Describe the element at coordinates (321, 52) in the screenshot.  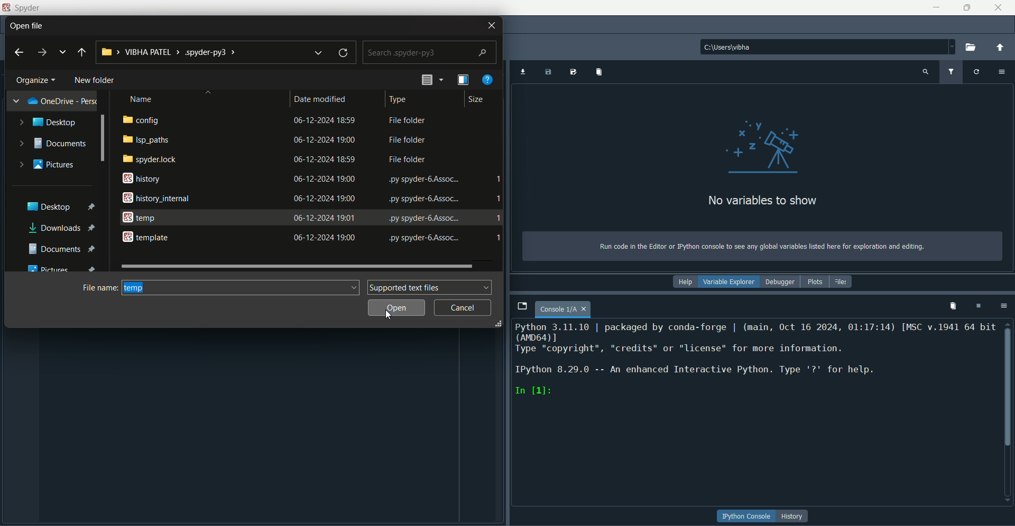
I see `down arrow` at that location.